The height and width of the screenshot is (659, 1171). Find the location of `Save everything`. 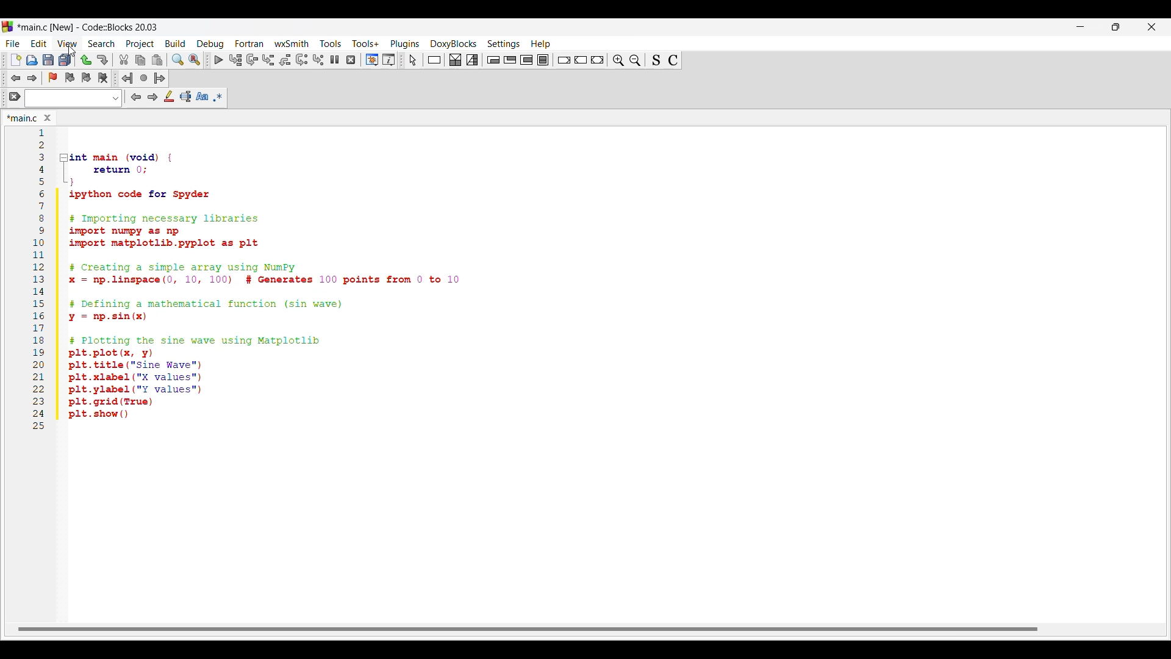

Save everything is located at coordinates (65, 60).